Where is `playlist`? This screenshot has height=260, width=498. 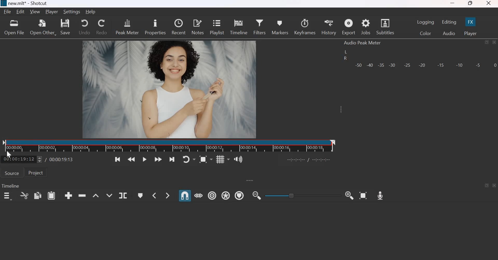 playlist is located at coordinates (217, 26).